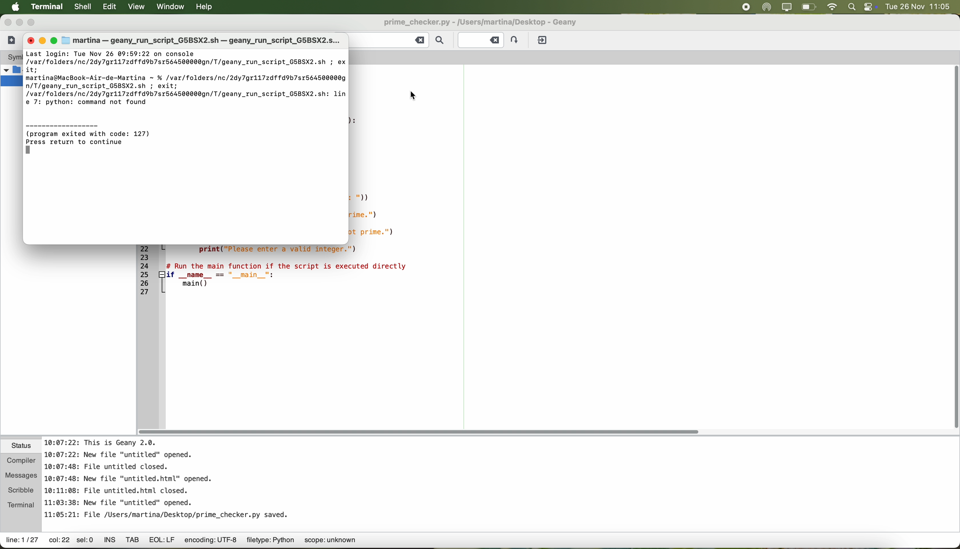 The height and width of the screenshot is (549, 960). Describe the element at coordinates (489, 39) in the screenshot. I see `Jump to the entered line number` at that location.